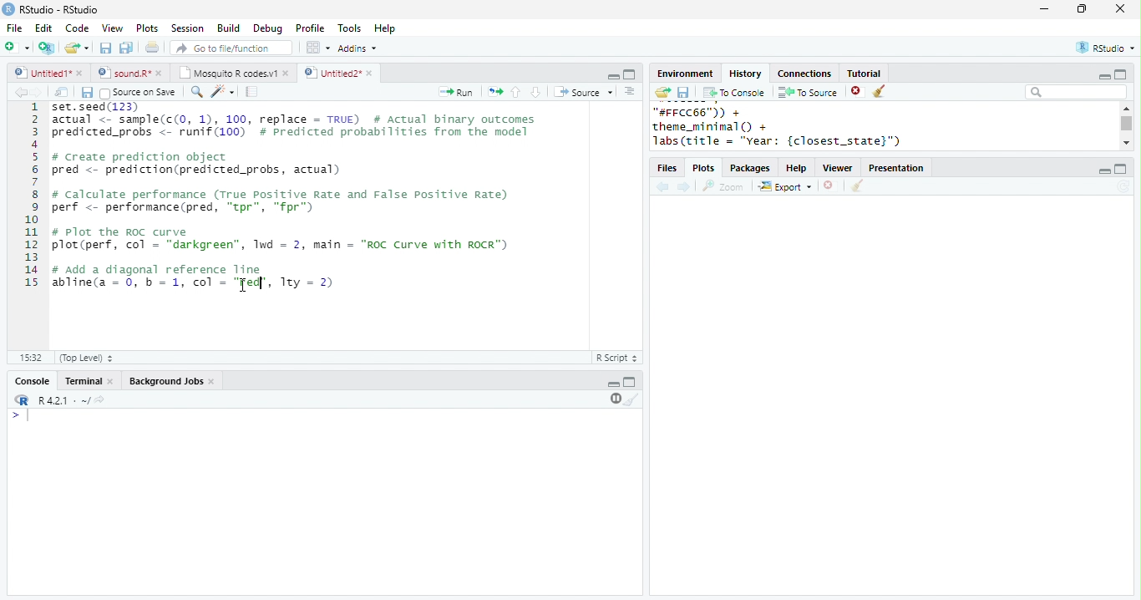 The width and height of the screenshot is (1141, 600). I want to click on console, so click(31, 382).